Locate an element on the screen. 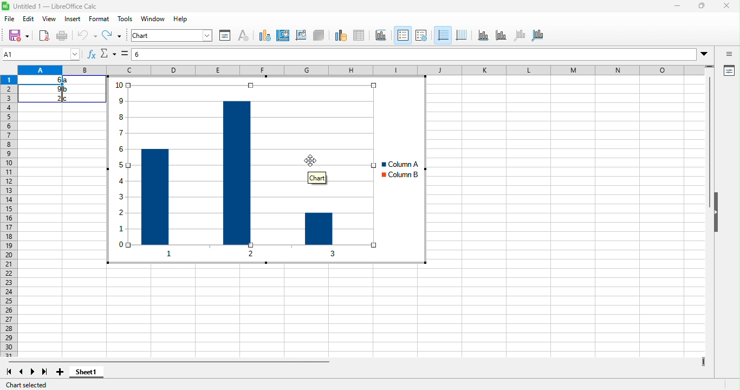 The height and width of the screenshot is (390, 740). view is located at coordinates (49, 19).